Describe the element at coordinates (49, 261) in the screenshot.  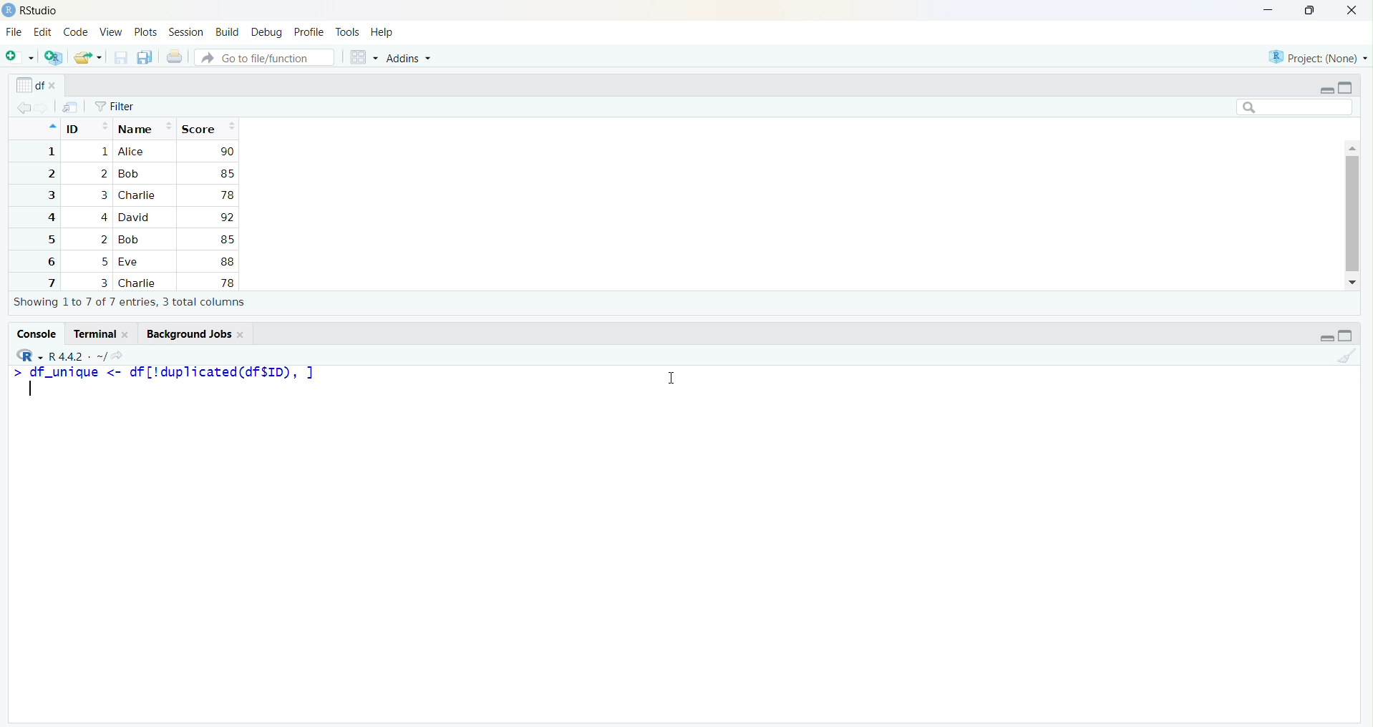
I see `6` at that location.